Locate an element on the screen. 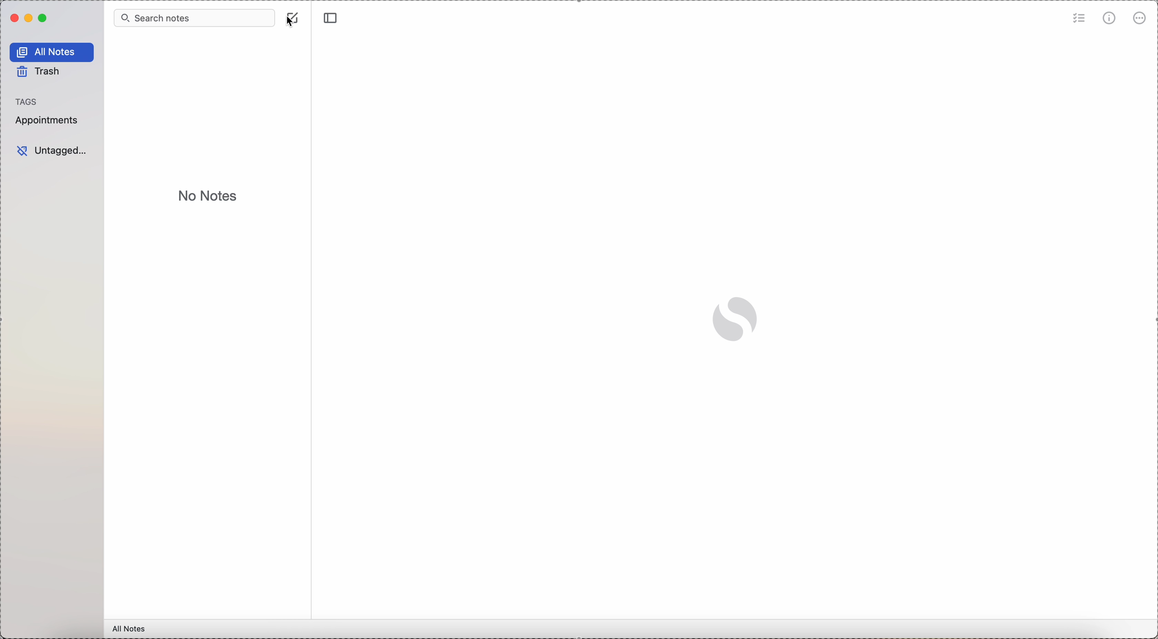 The height and width of the screenshot is (639, 1158). search bar is located at coordinates (194, 17).